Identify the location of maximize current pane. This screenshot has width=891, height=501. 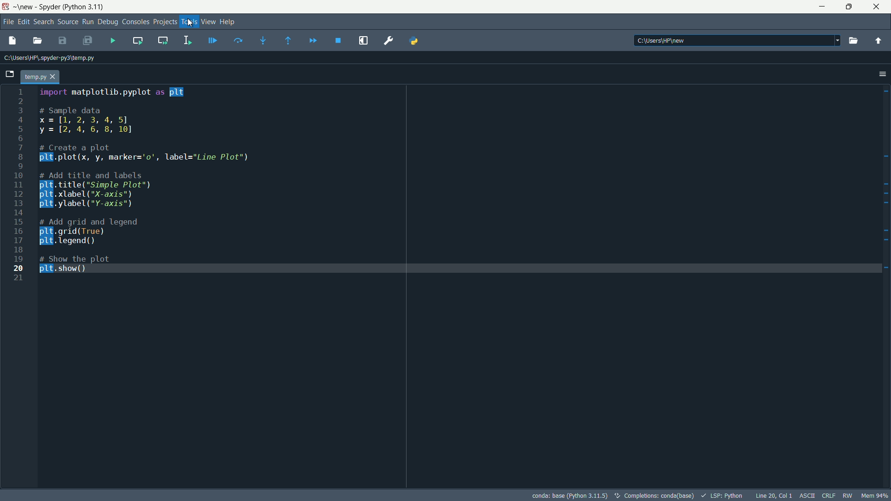
(363, 40).